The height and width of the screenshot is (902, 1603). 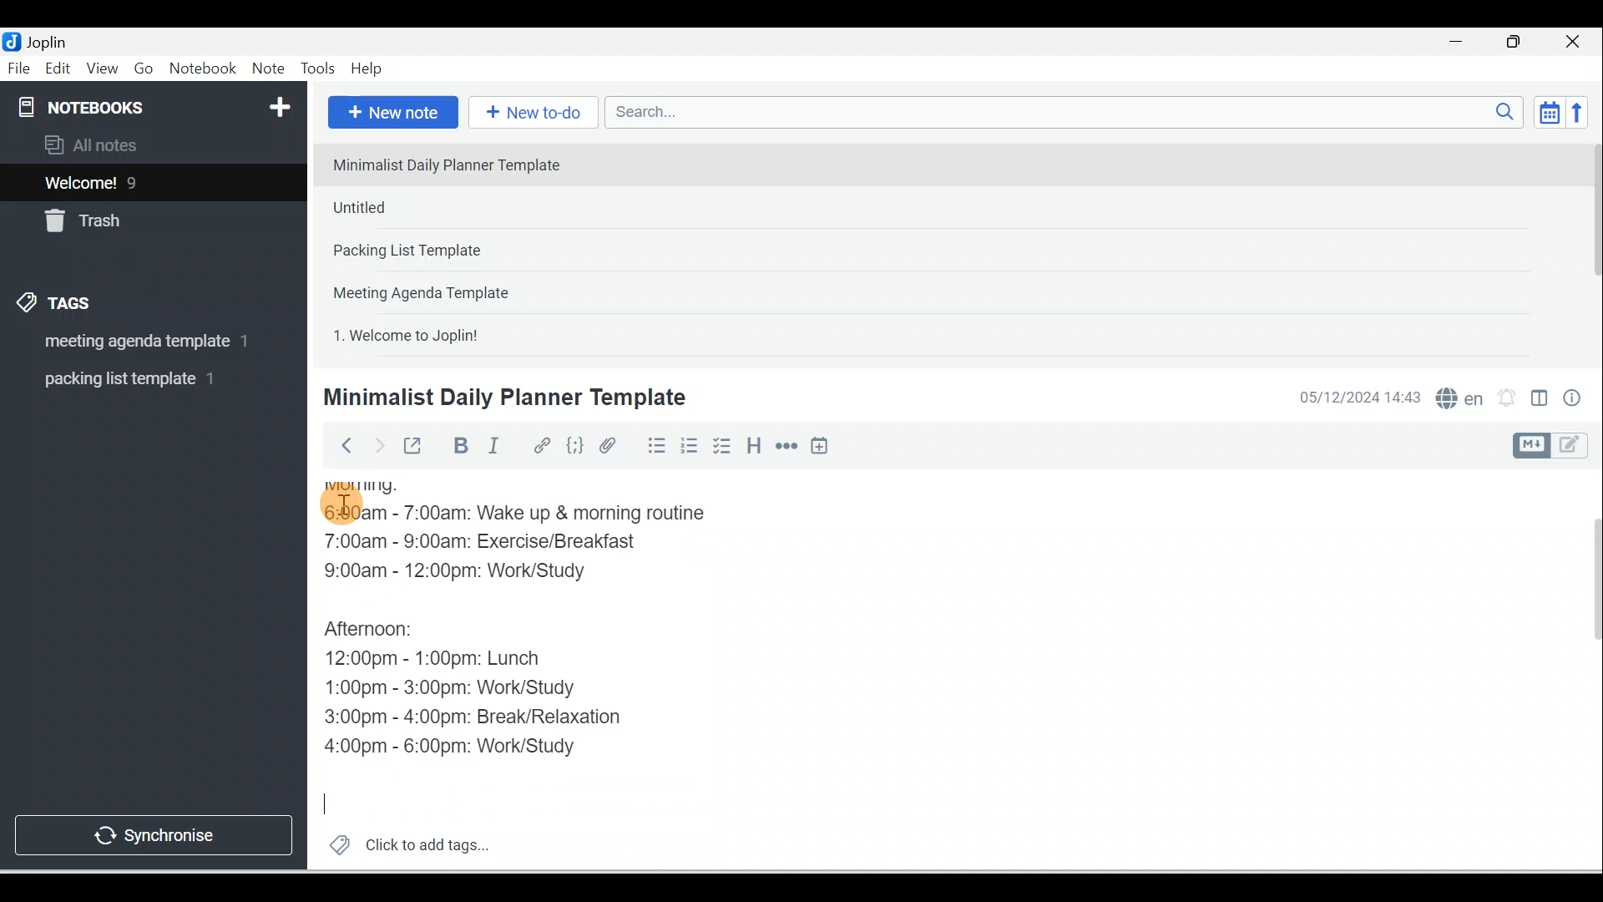 What do you see at coordinates (1582, 112) in the screenshot?
I see `Reverse sort` at bounding box center [1582, 112].